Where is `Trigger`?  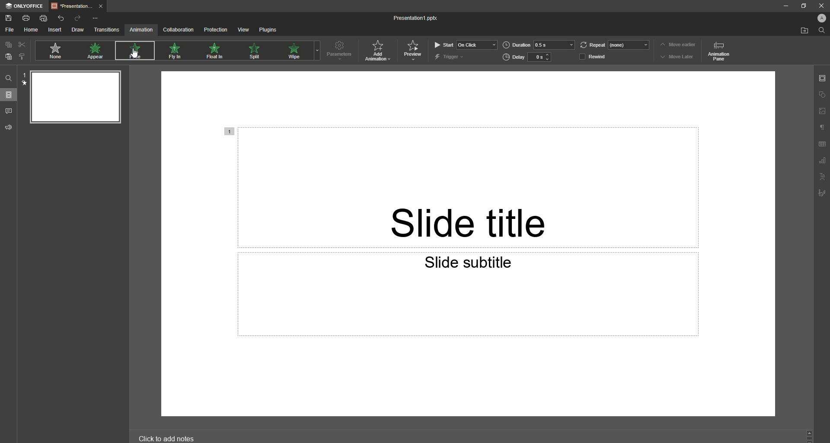 Trigger is located at coordinates (450, 57).